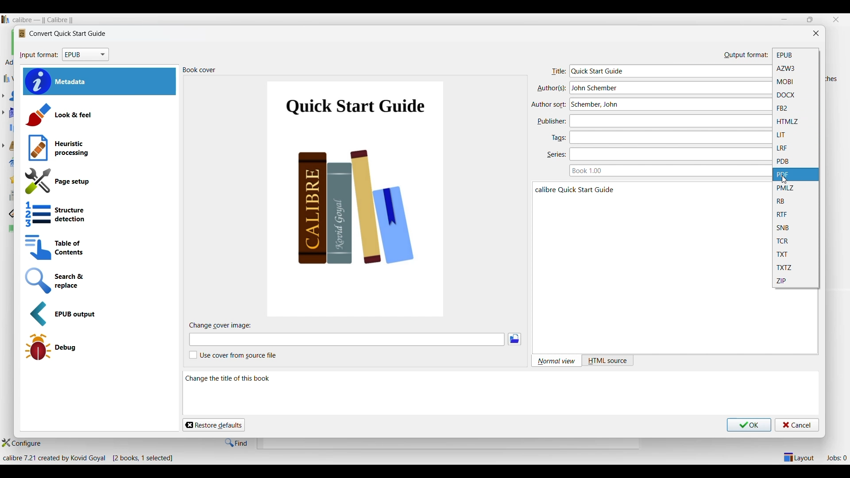  Describe the element at coordinates (796, 55) in the screenshot. I see `EPUB` at that location.